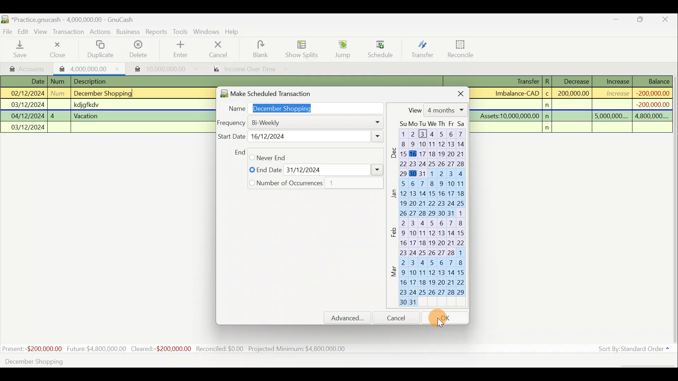  What do you see at coordinates (158, 69) in the screenshot?
I see `Imported transaction 2` at bounding box center [158, 69].